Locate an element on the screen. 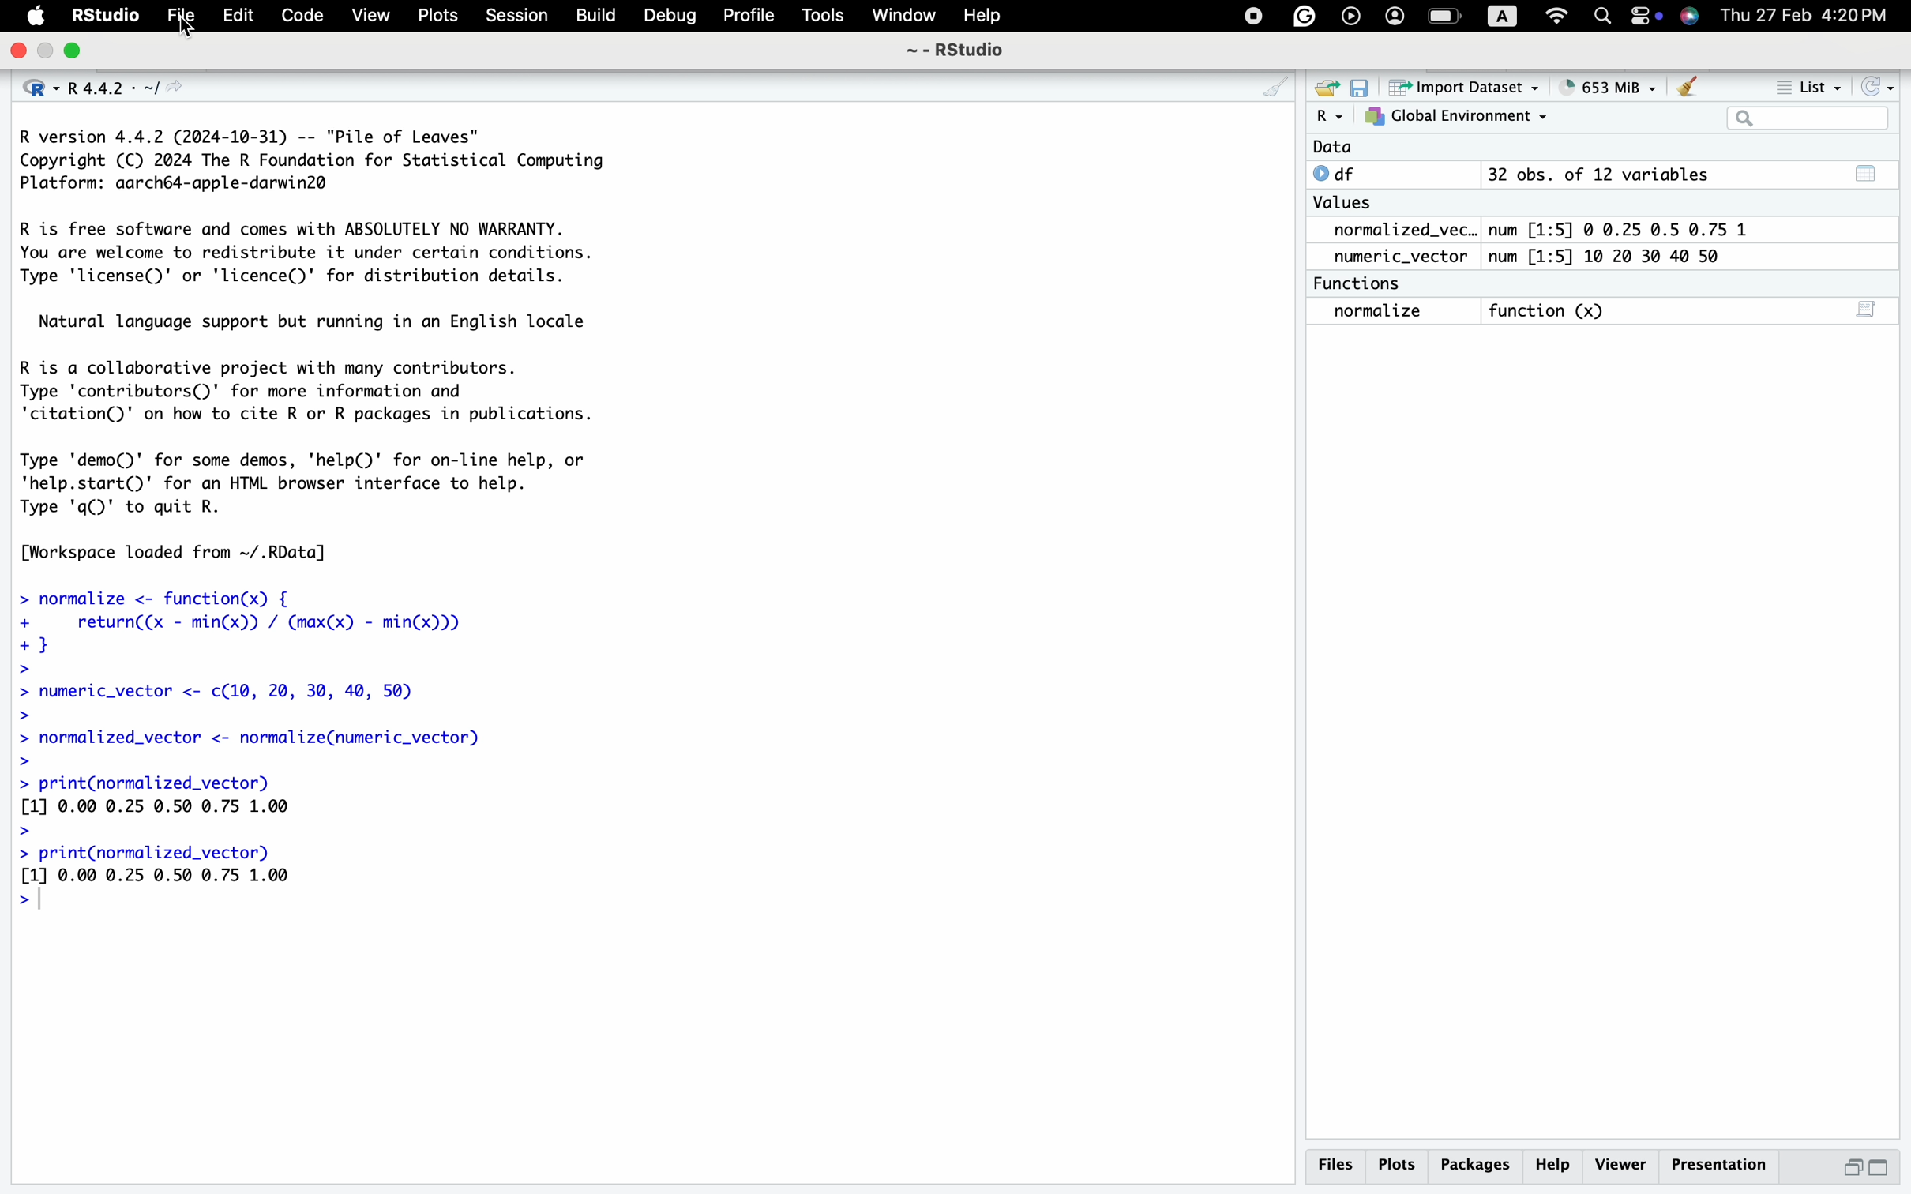 This screenshot has height=1194, width=1911. normalized_vec is located at coordinates (1393, 231).